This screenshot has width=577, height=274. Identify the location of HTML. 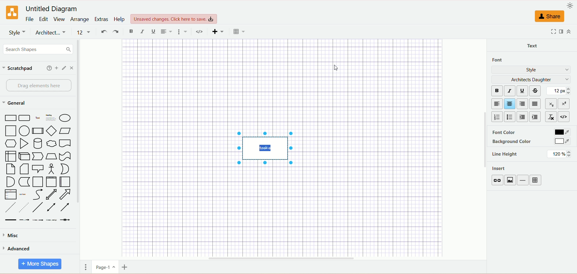
(565, 116).